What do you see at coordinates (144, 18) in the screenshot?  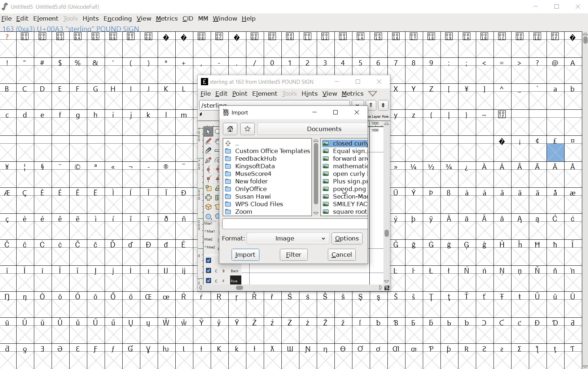 I see `VIEW` at bounding box center [144, 18].